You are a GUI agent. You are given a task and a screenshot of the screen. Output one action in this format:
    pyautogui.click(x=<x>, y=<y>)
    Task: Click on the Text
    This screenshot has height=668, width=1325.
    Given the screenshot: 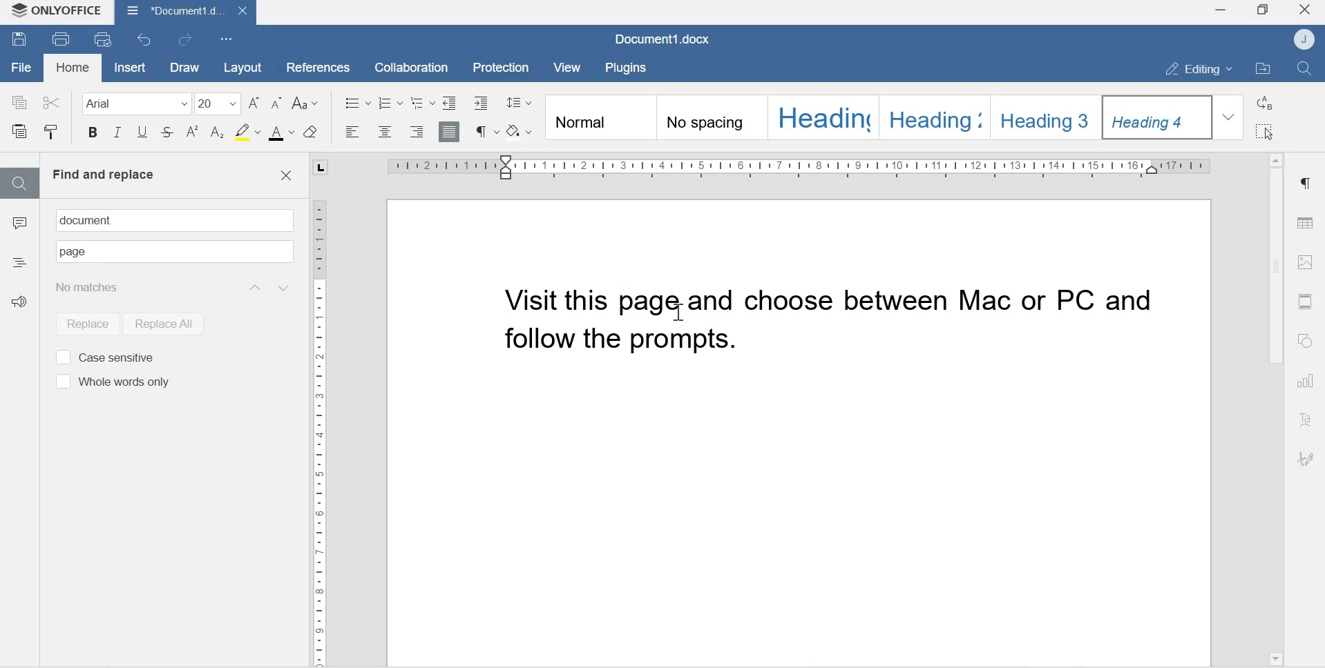 What is the action you would take?
    pyautogui.click(x=74, y=253)
    